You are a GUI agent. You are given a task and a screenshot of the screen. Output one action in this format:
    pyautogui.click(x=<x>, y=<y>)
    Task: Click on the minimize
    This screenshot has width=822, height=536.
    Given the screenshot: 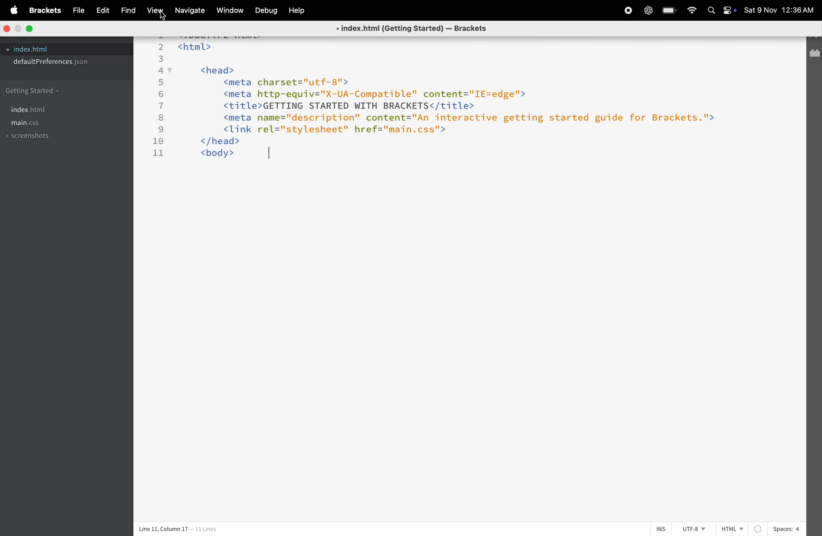 What is the action you would take?
    pyautogui.click(x=19, y=29)
    